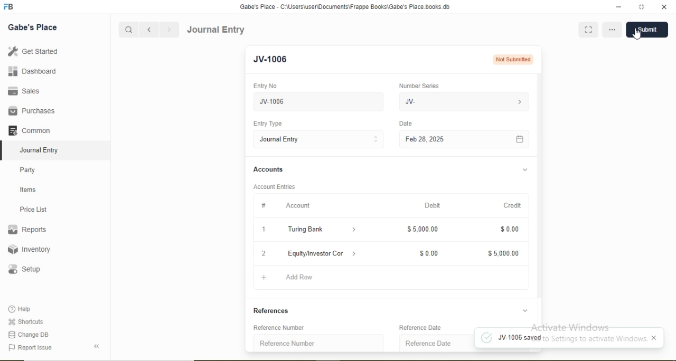  I want to click on #, so click(264, 205).